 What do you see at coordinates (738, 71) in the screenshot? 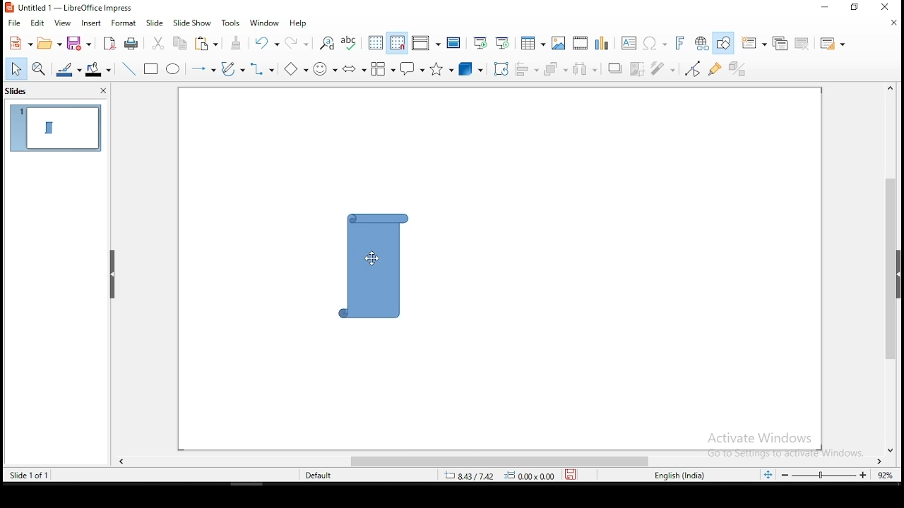
I see `toggle extrusion` at bounding box center [738, 71].